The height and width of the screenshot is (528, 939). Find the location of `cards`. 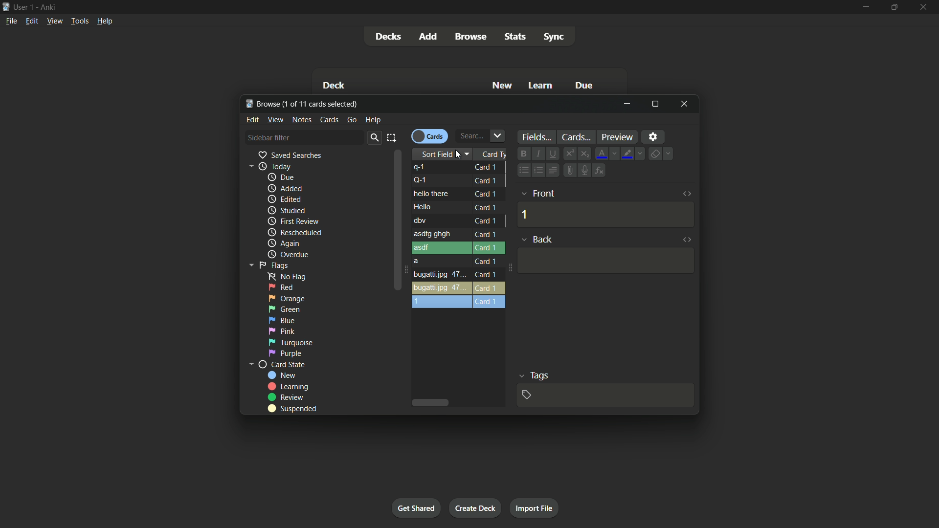

cards is located at coordinates (575, 136).